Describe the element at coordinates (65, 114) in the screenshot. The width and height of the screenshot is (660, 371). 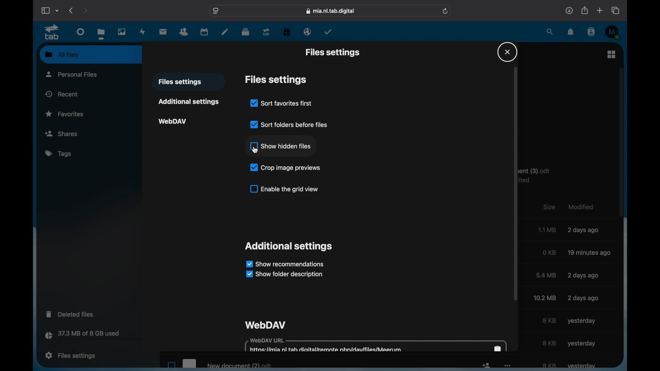
I see `favorites` at that location.